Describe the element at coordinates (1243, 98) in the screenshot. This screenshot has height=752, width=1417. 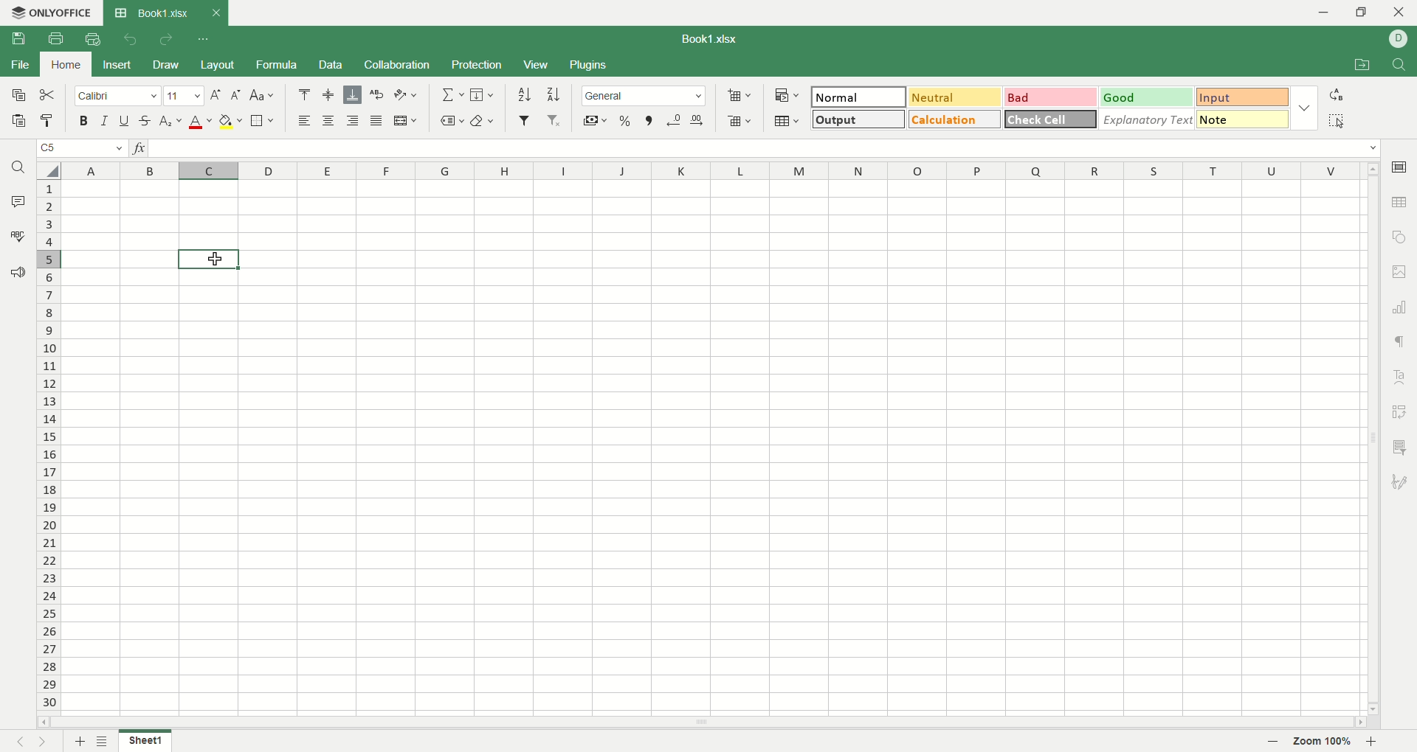
I see `input` at that location.